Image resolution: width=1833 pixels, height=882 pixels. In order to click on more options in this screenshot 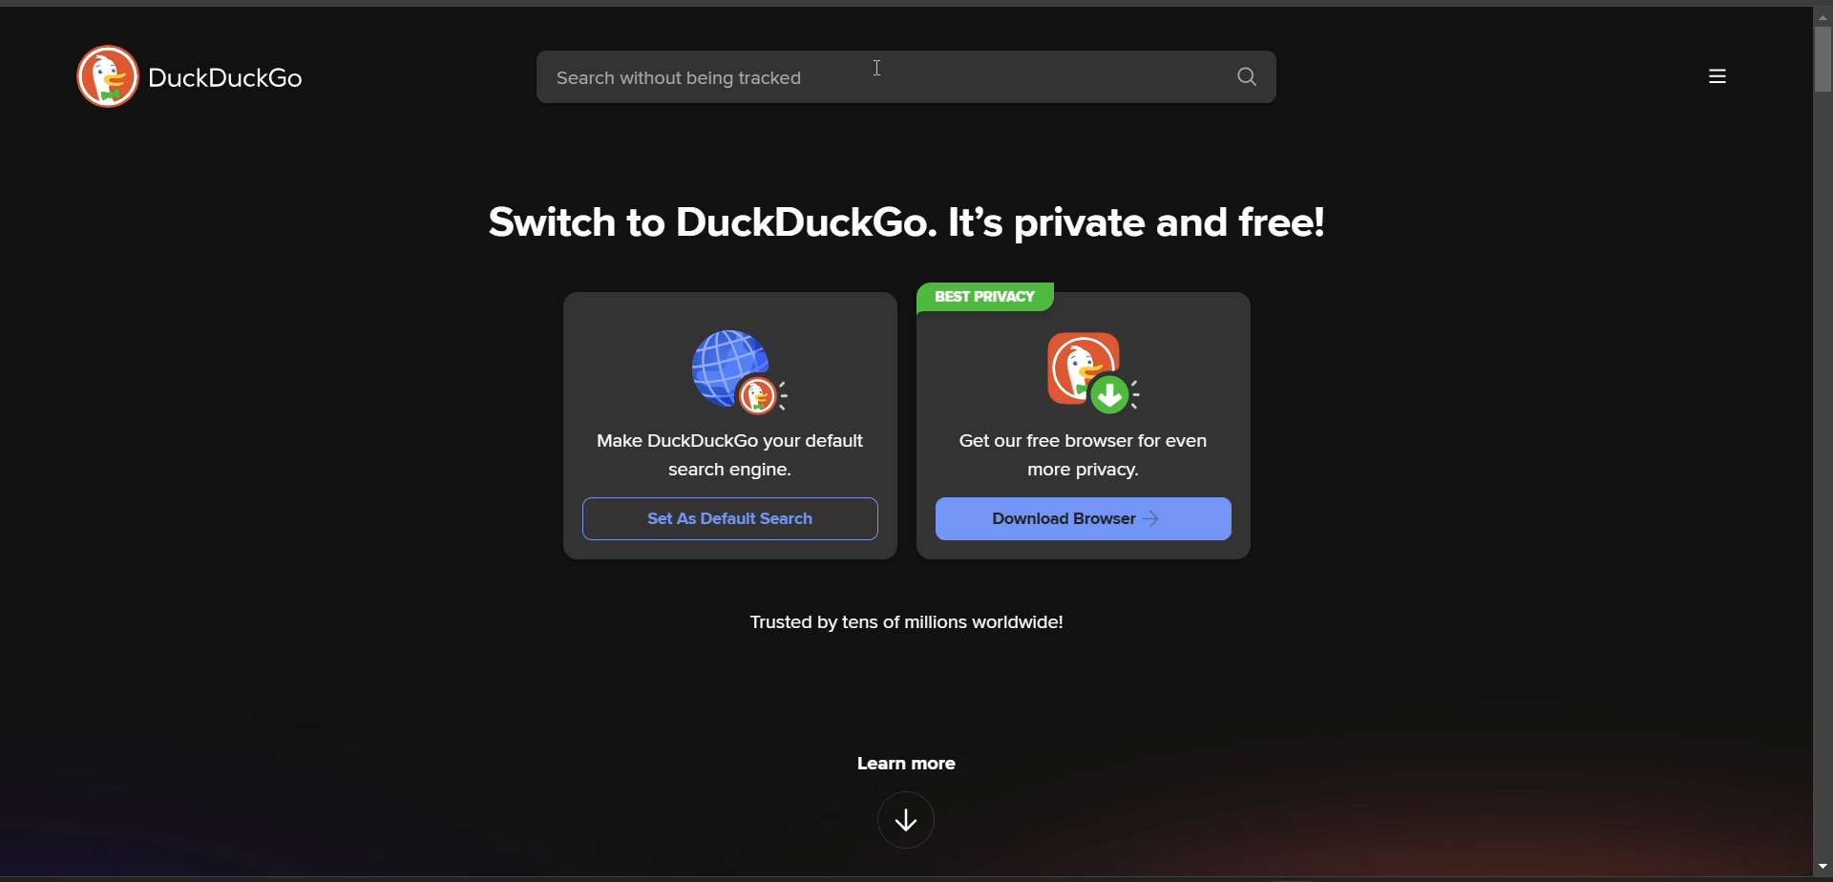, I will do `click(1716, 79)`.